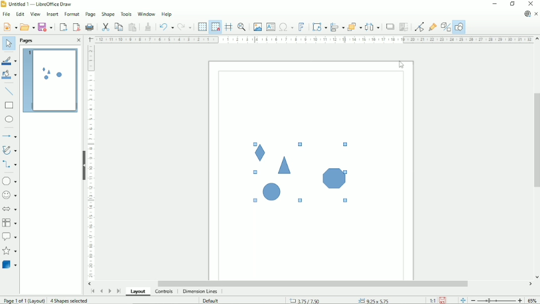 Image resolution: width=540 pixels, height=304 pixels. What do you see at coordinates (314, 39) in the screenshot?
I see `Horizontal scale` at bounding box center [314, 39].